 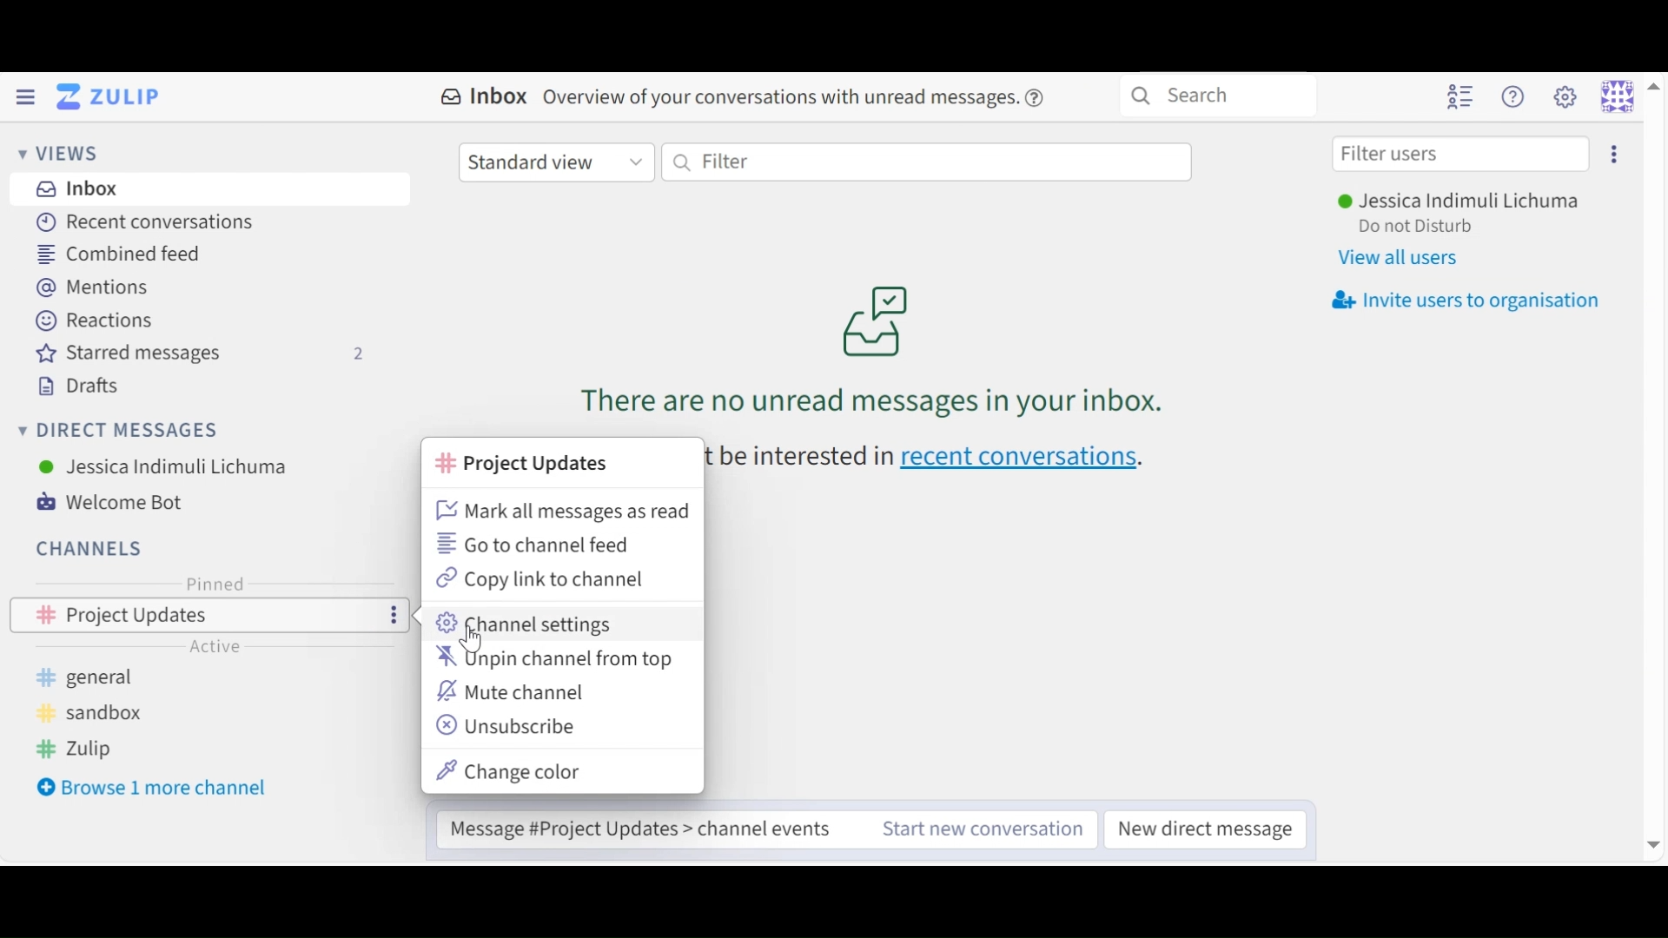 I want to click on Cursor, so click(x=473, y=642).